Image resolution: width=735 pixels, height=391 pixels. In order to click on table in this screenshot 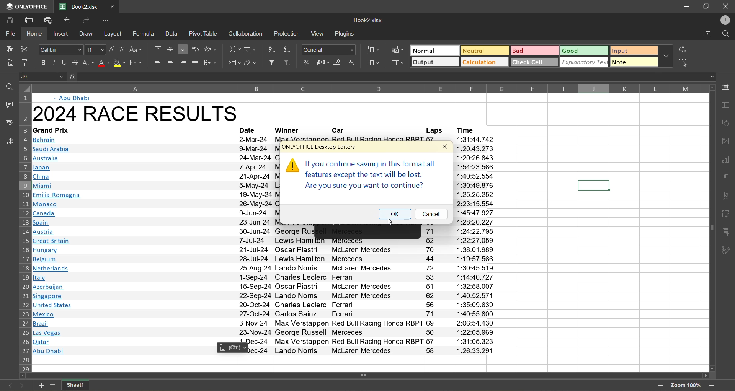, I will do `click(726, 106)`.